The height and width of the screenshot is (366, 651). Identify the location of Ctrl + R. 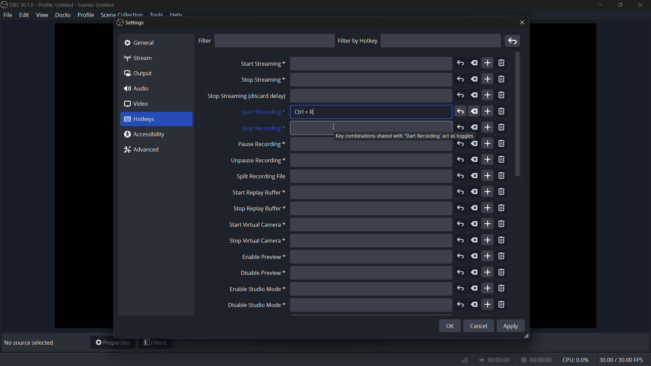
(305, 113).